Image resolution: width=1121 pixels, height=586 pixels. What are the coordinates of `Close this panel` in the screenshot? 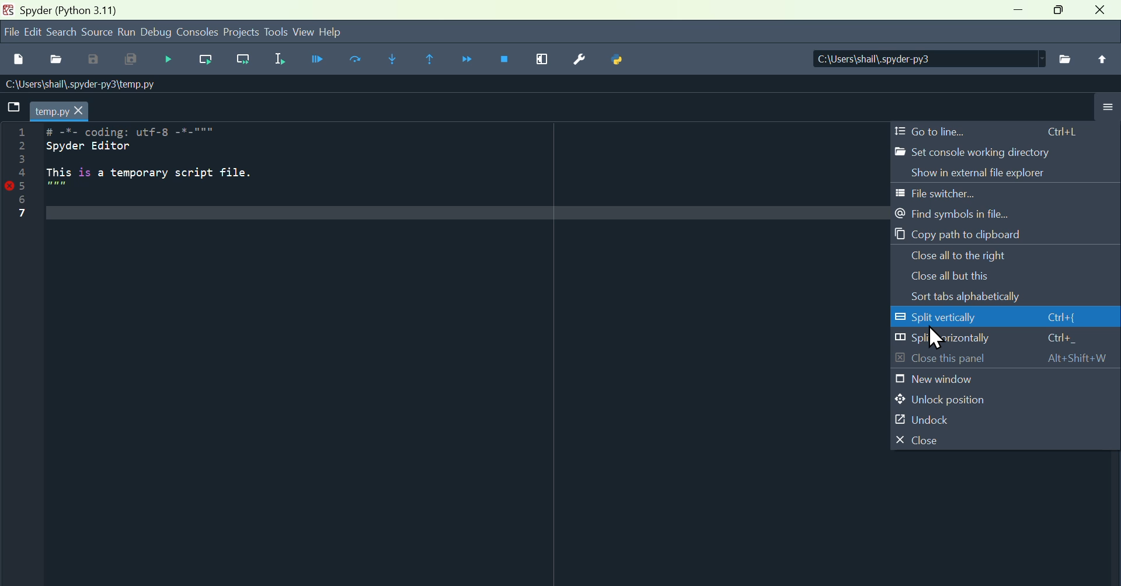 It's located at (1000, 363).